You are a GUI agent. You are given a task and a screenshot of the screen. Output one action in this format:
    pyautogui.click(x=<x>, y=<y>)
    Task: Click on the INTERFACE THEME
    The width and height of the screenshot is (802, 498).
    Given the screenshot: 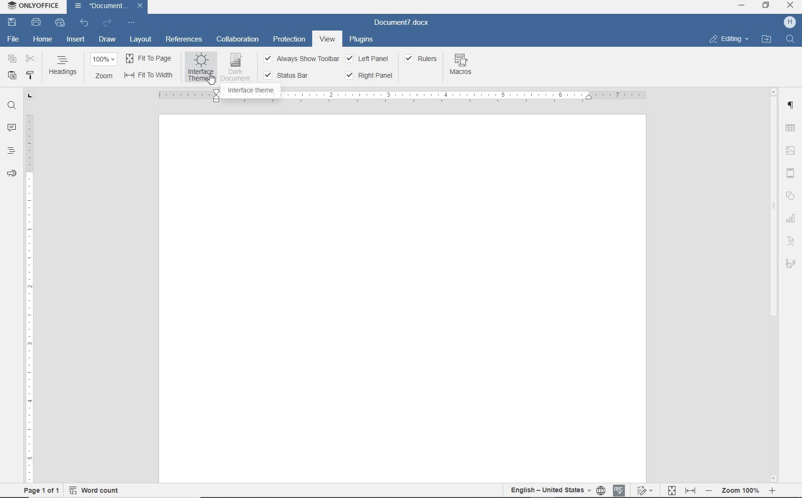 What is the action you would take?
    pyautogui.click(x=201, y=68)
    